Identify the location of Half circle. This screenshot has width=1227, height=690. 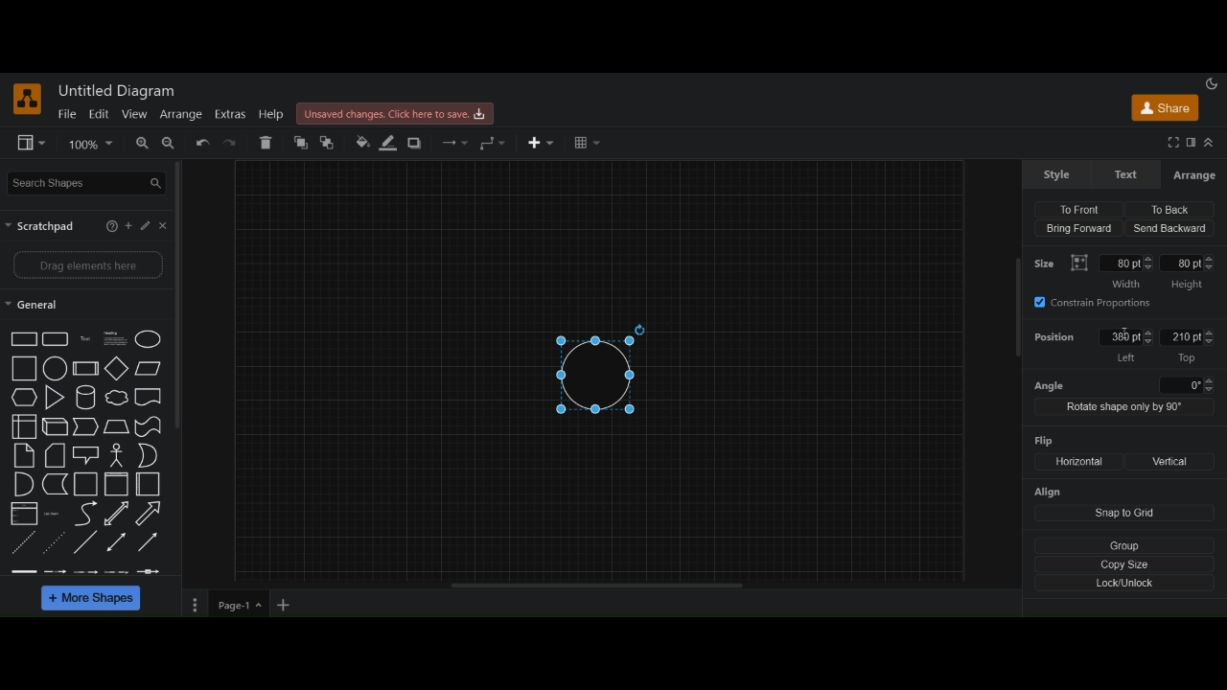
(24, 484).